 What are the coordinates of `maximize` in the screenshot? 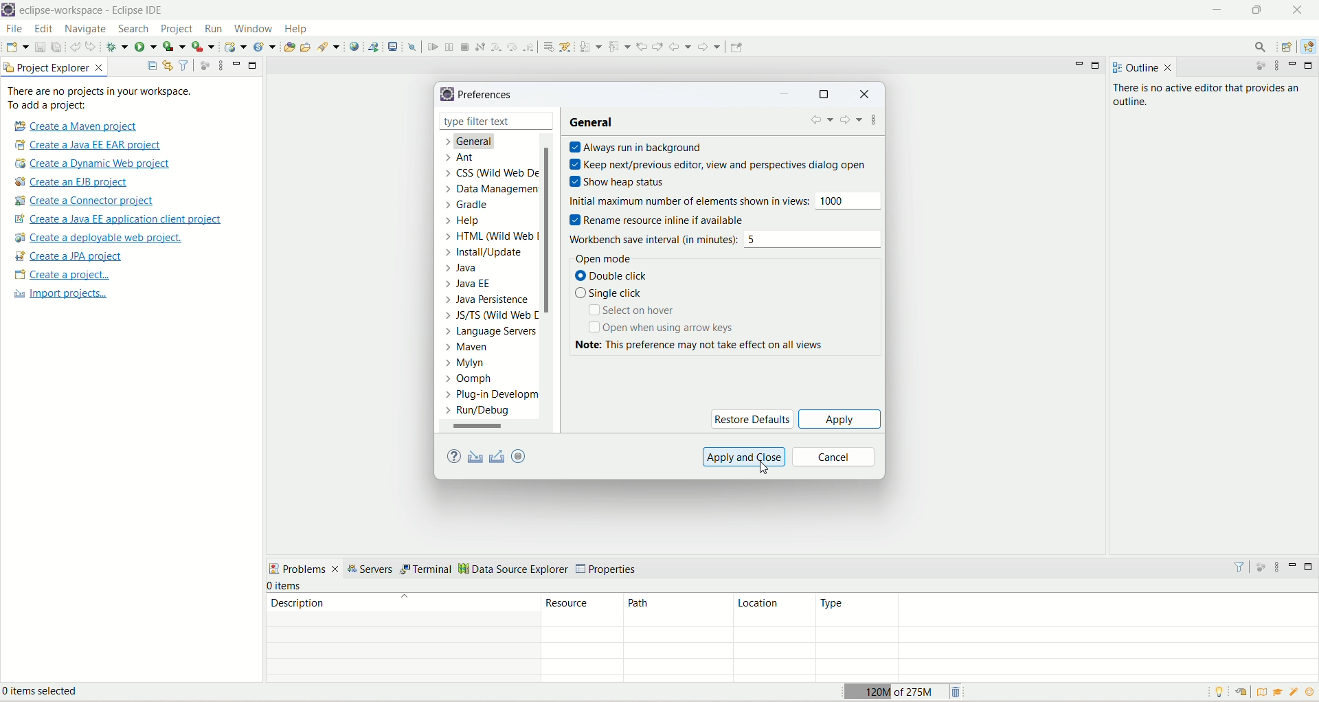 It's located at (824, 95).